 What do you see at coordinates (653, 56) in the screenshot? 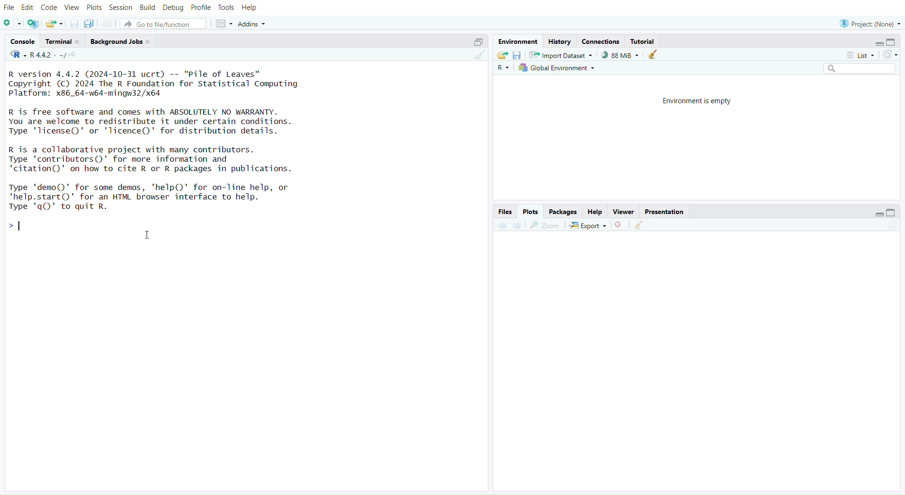
I see `clear object` at bounding box center [653, 56].